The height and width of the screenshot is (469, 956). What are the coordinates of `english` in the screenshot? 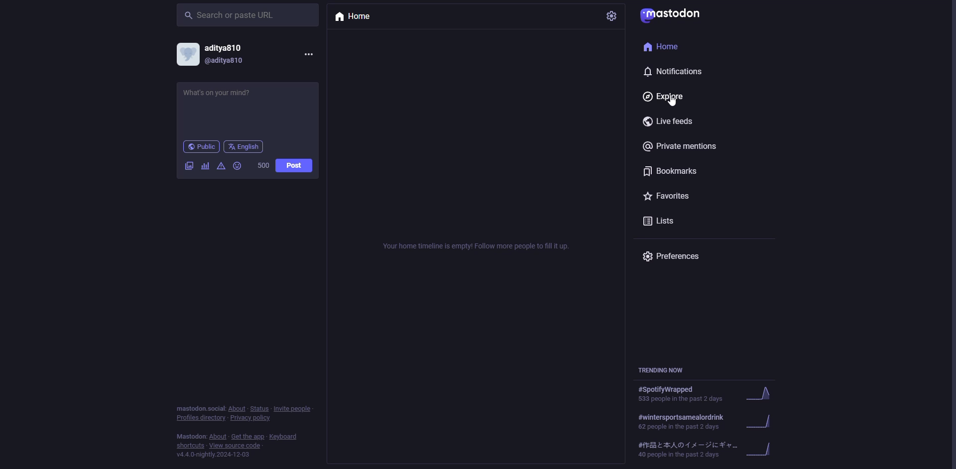 It's located at (246, 147).